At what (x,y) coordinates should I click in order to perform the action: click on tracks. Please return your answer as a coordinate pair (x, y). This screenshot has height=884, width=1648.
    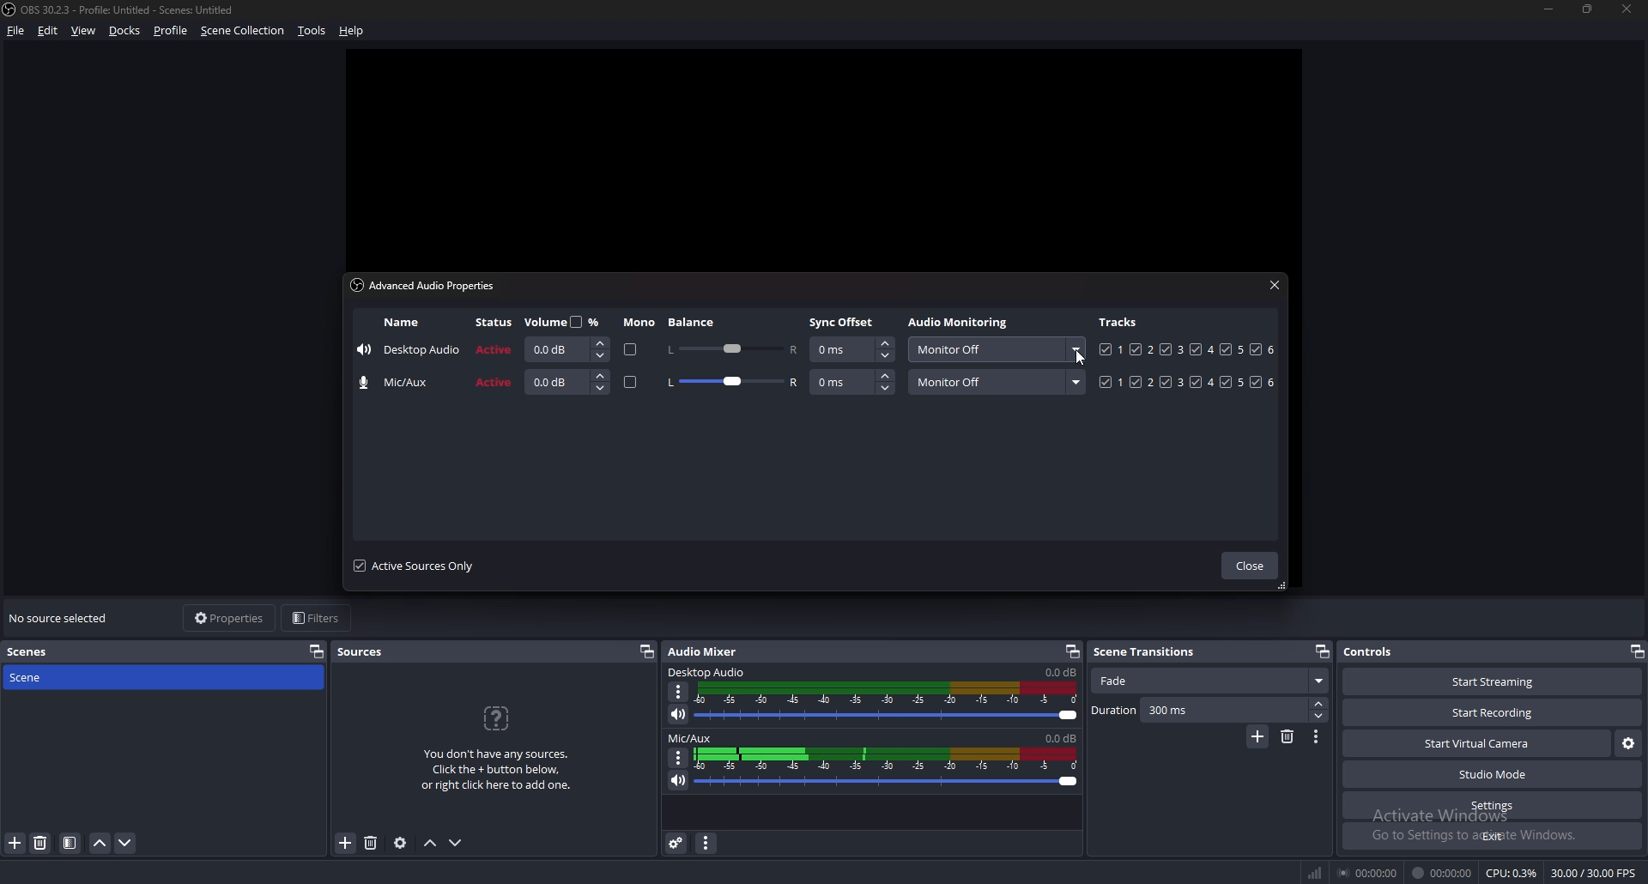
    Looking at the image, I should click on (1187, 348).